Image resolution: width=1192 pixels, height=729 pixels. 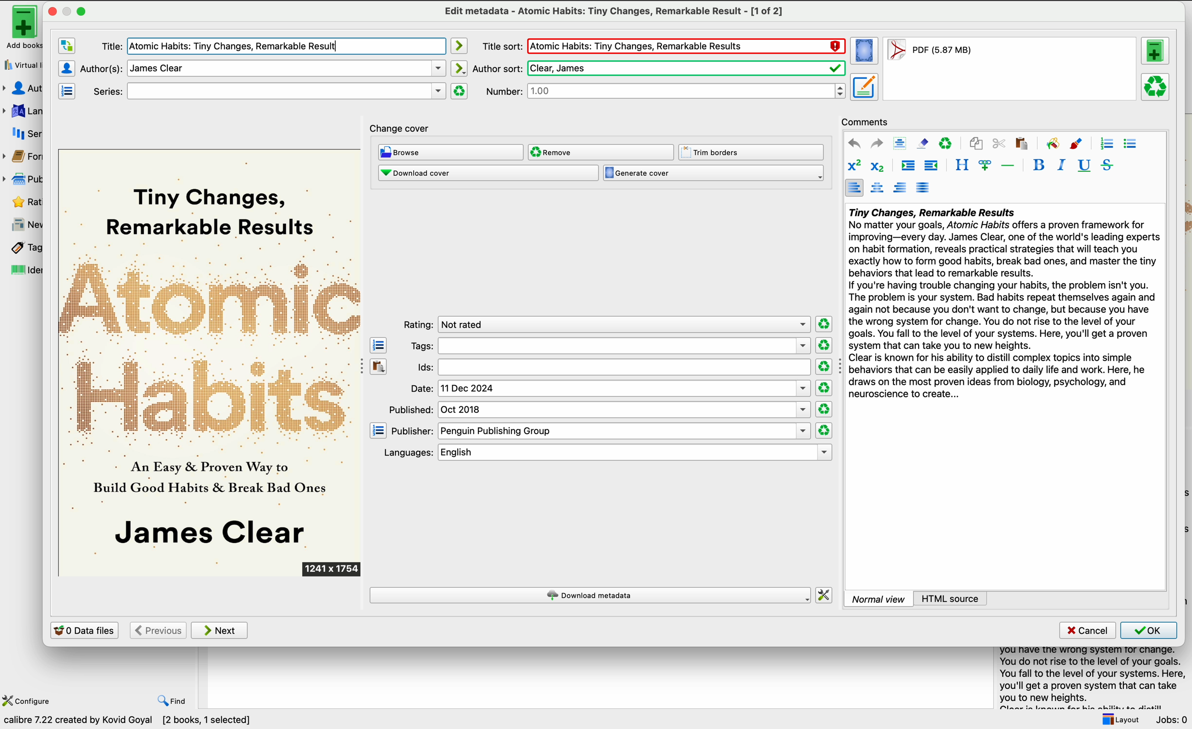 What do you see at coordinates (854, 187) in the screenshot?
I see `align left` at bounding box center [854, 187].